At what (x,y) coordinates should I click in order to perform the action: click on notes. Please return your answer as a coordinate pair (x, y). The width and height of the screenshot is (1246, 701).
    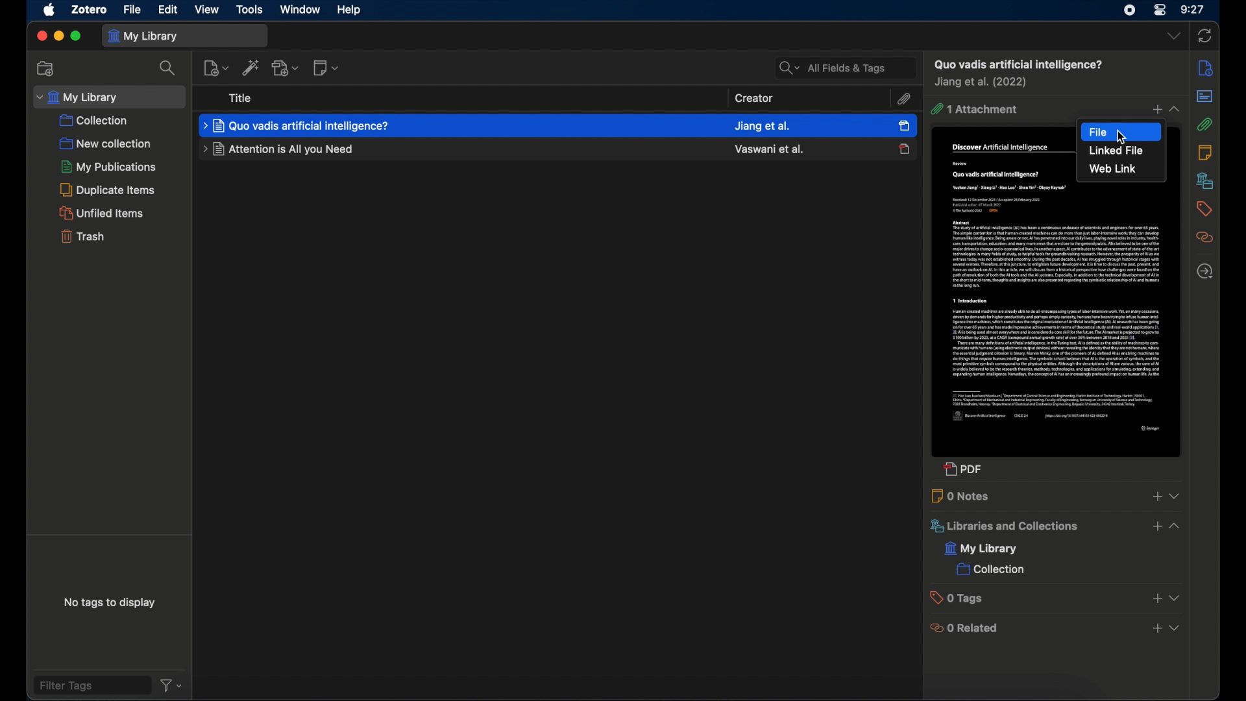
    Looking at the image, I should click on (1205, 152).